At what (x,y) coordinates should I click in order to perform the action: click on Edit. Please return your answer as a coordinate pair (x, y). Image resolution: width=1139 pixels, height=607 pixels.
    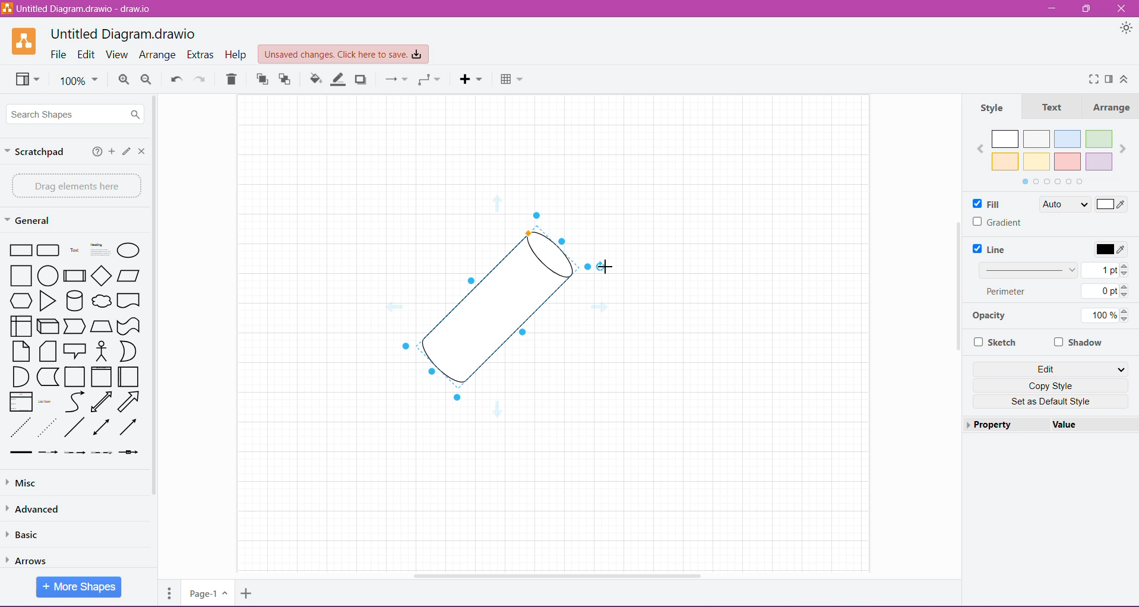
    Looking at the image, I should click on (1053, 368).